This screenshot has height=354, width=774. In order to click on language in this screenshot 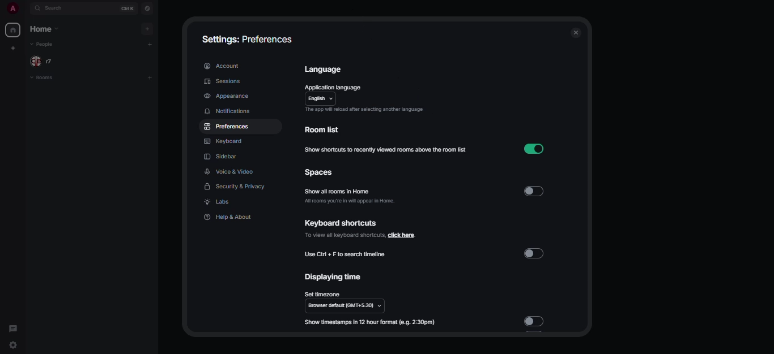, I will do `click(324, 68)`.